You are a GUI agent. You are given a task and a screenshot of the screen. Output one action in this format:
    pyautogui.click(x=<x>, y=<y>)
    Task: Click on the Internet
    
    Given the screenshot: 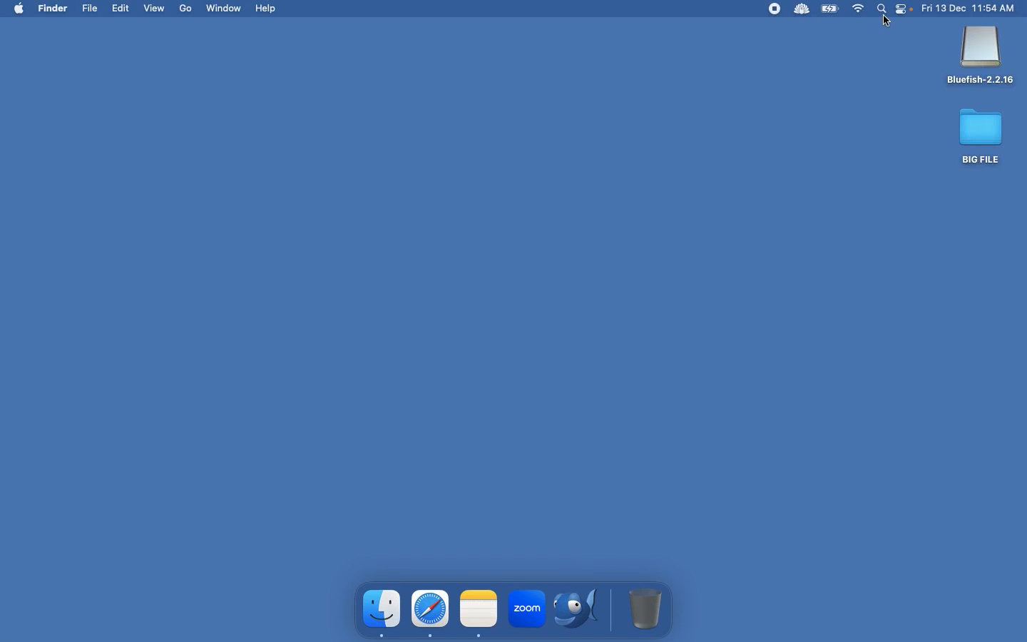 What is the action you would take?
    pyautogui.click(x=859, y=9)
    